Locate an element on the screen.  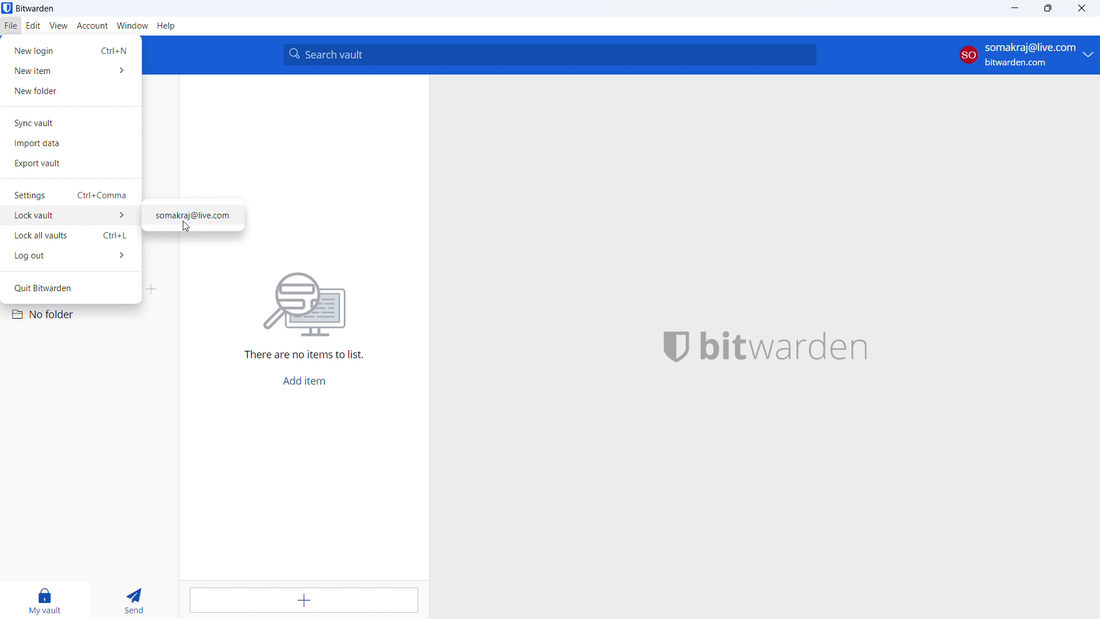
send is located at coordinates (136, 601).